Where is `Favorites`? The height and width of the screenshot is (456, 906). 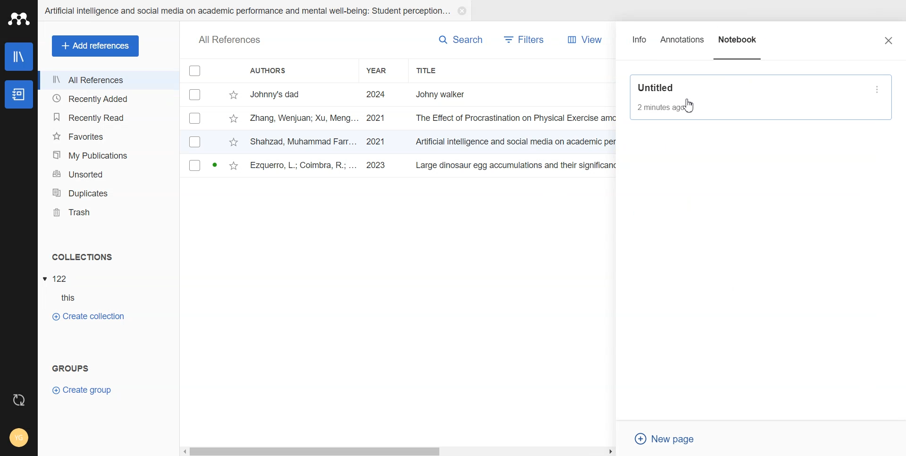
Favorites is located at coordinates (108, 136).